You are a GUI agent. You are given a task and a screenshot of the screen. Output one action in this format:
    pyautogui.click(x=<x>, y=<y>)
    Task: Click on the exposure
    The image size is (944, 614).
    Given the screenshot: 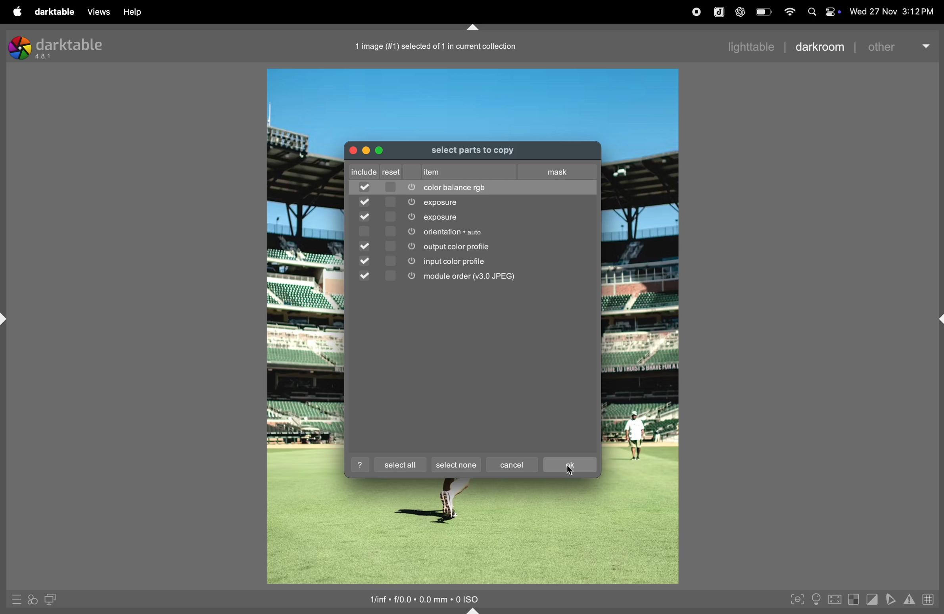 What is the action you would take?
    pyautogui.click(x=487, y=204)
    